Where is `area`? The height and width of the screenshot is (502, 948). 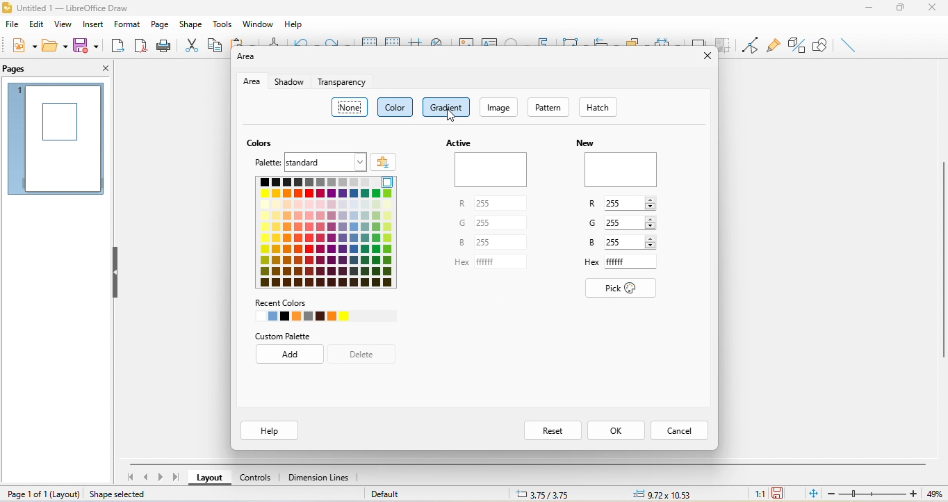 area is located at coordinates (249, 59).